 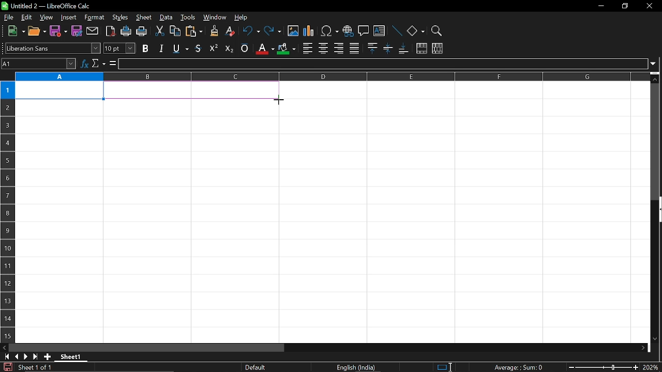 What do you see at coordinates (5, 357) in the screenshot?
I see `go to first page` at bounding box center [5, 357].